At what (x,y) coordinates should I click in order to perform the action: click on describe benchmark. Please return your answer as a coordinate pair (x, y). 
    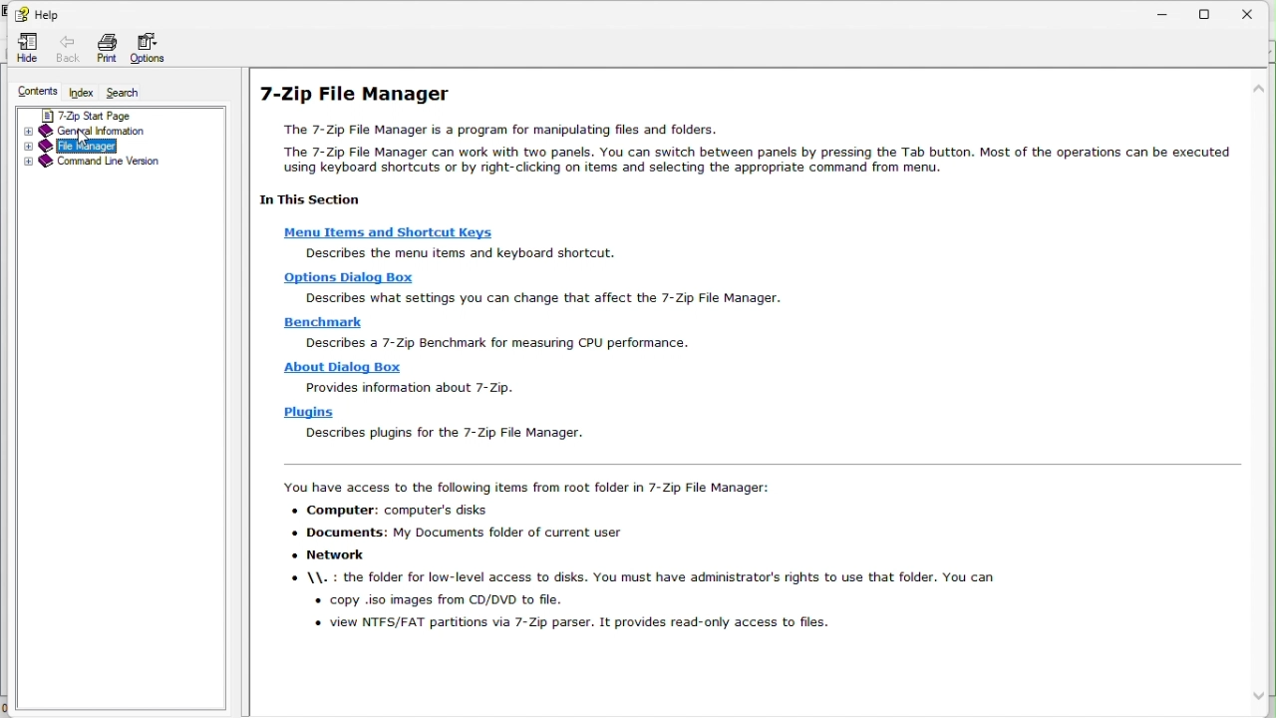
    Looking at the image, I should click on (491, 344).